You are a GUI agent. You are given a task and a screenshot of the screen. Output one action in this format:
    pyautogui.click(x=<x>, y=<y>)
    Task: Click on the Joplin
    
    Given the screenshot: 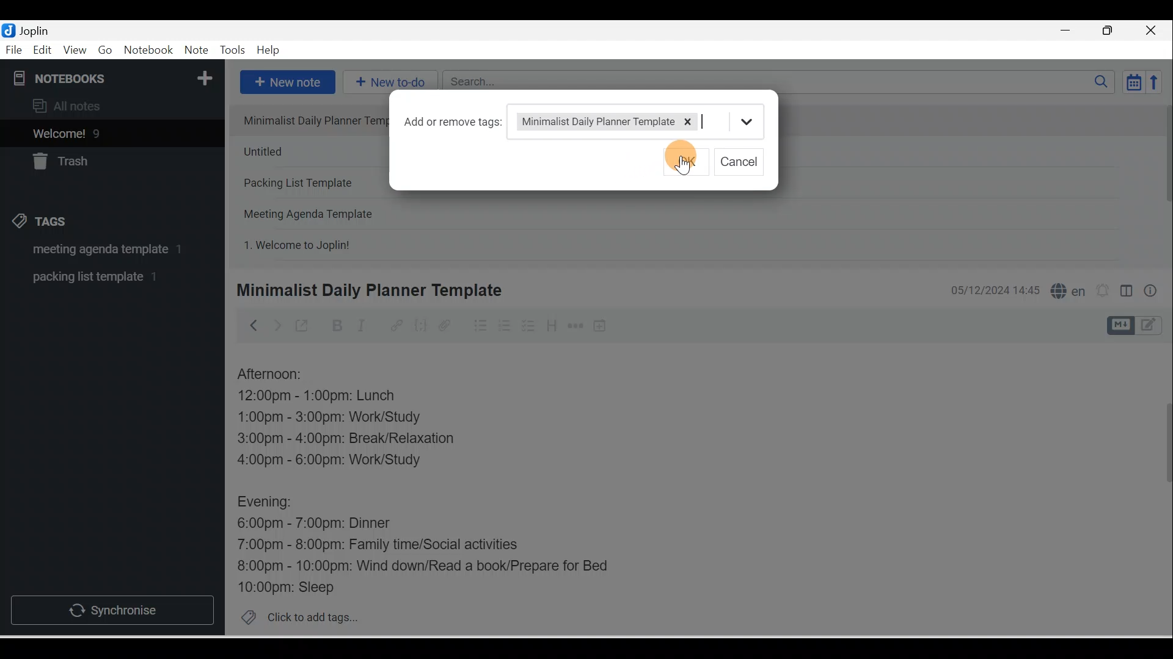 What is the action you would take?
    pyautogui.click(x=37, y=29)
    